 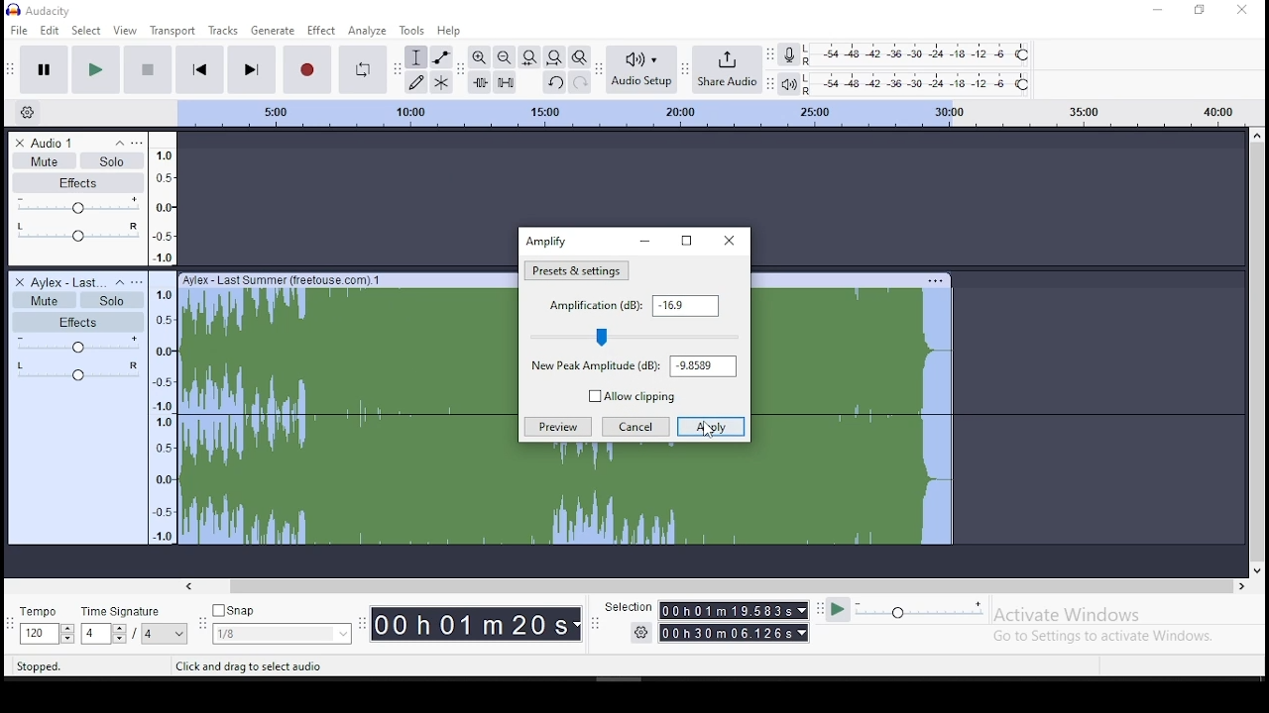 What do you see at coordinates (718, 585) in the screenshot?
I see `scroll bar` at bounding box center [718, 585].